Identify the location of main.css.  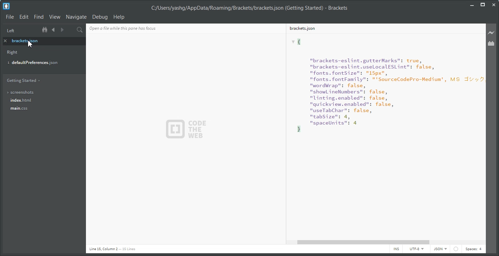
(42, 110).